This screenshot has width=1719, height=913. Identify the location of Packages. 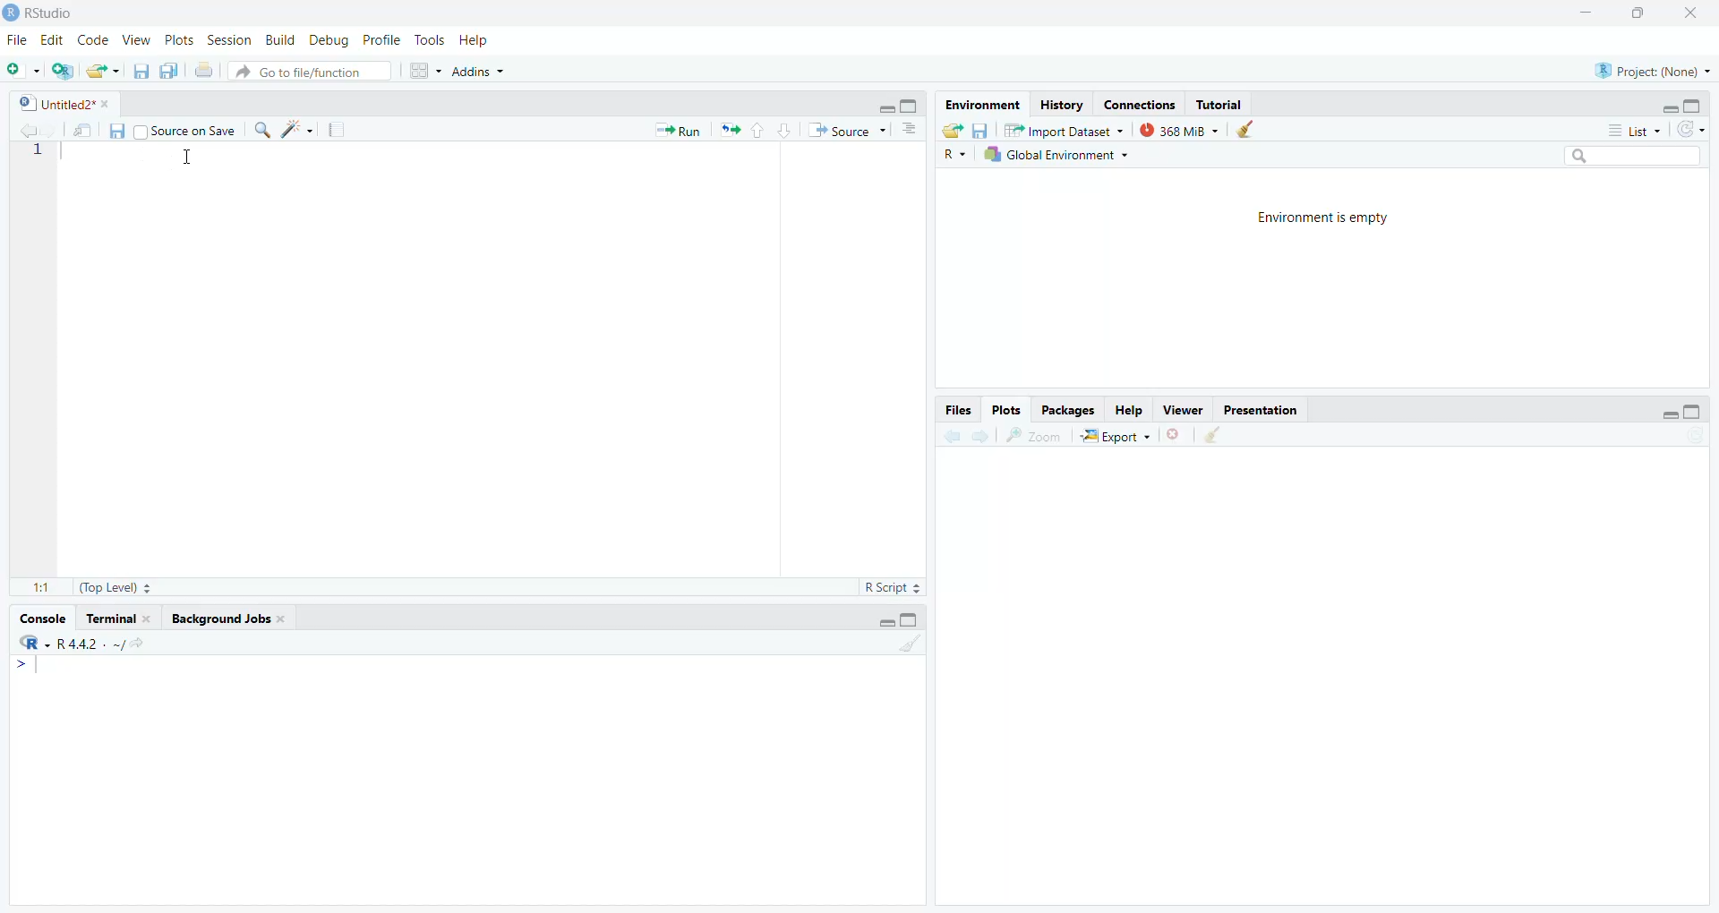
(1065, 410).